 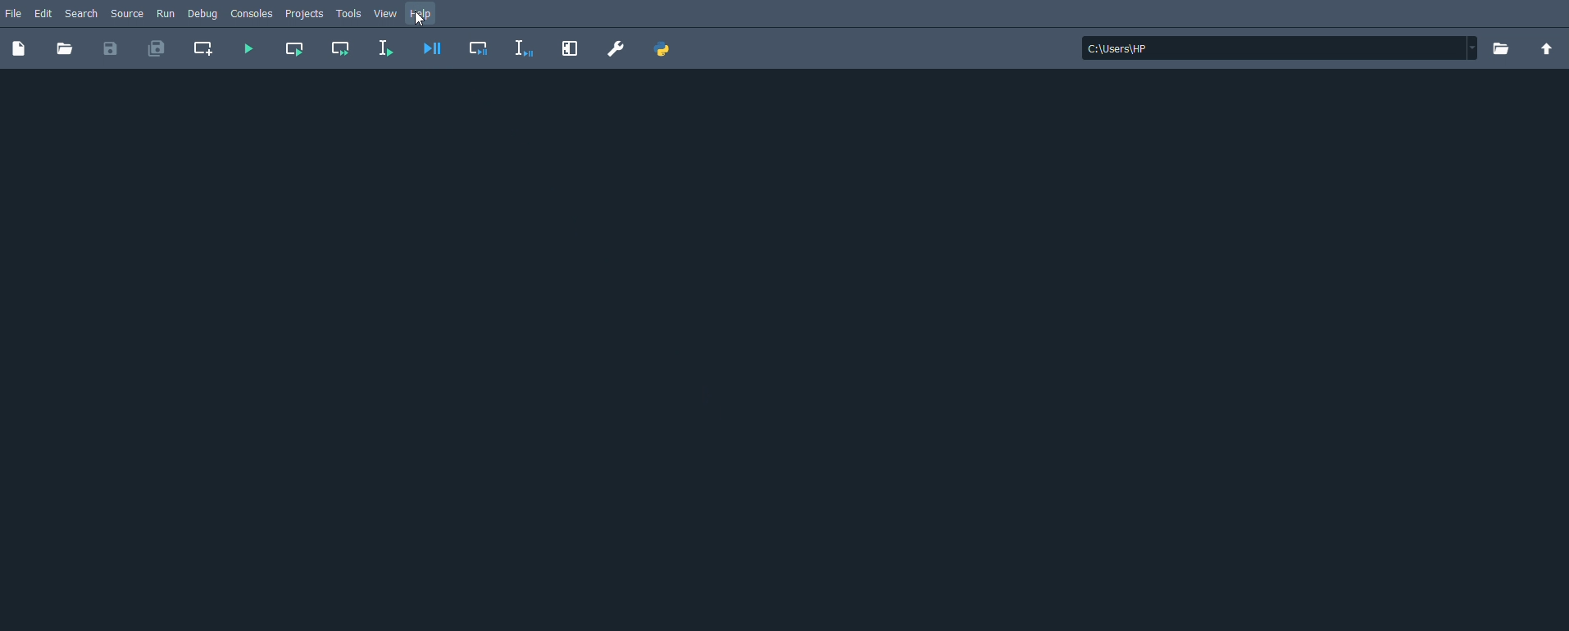 I want to click on Maximize current pane, so click(x=568, y=48).